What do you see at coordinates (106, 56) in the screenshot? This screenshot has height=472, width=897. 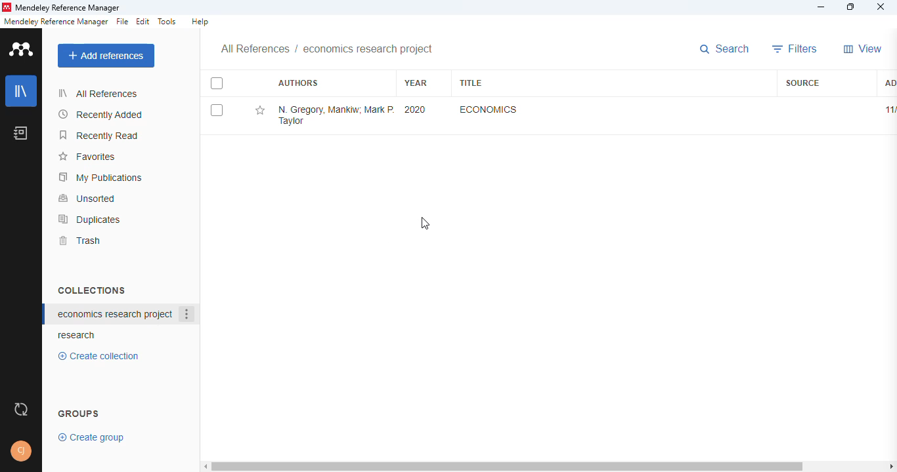 I see `add references` at bounding box center [106, 56].